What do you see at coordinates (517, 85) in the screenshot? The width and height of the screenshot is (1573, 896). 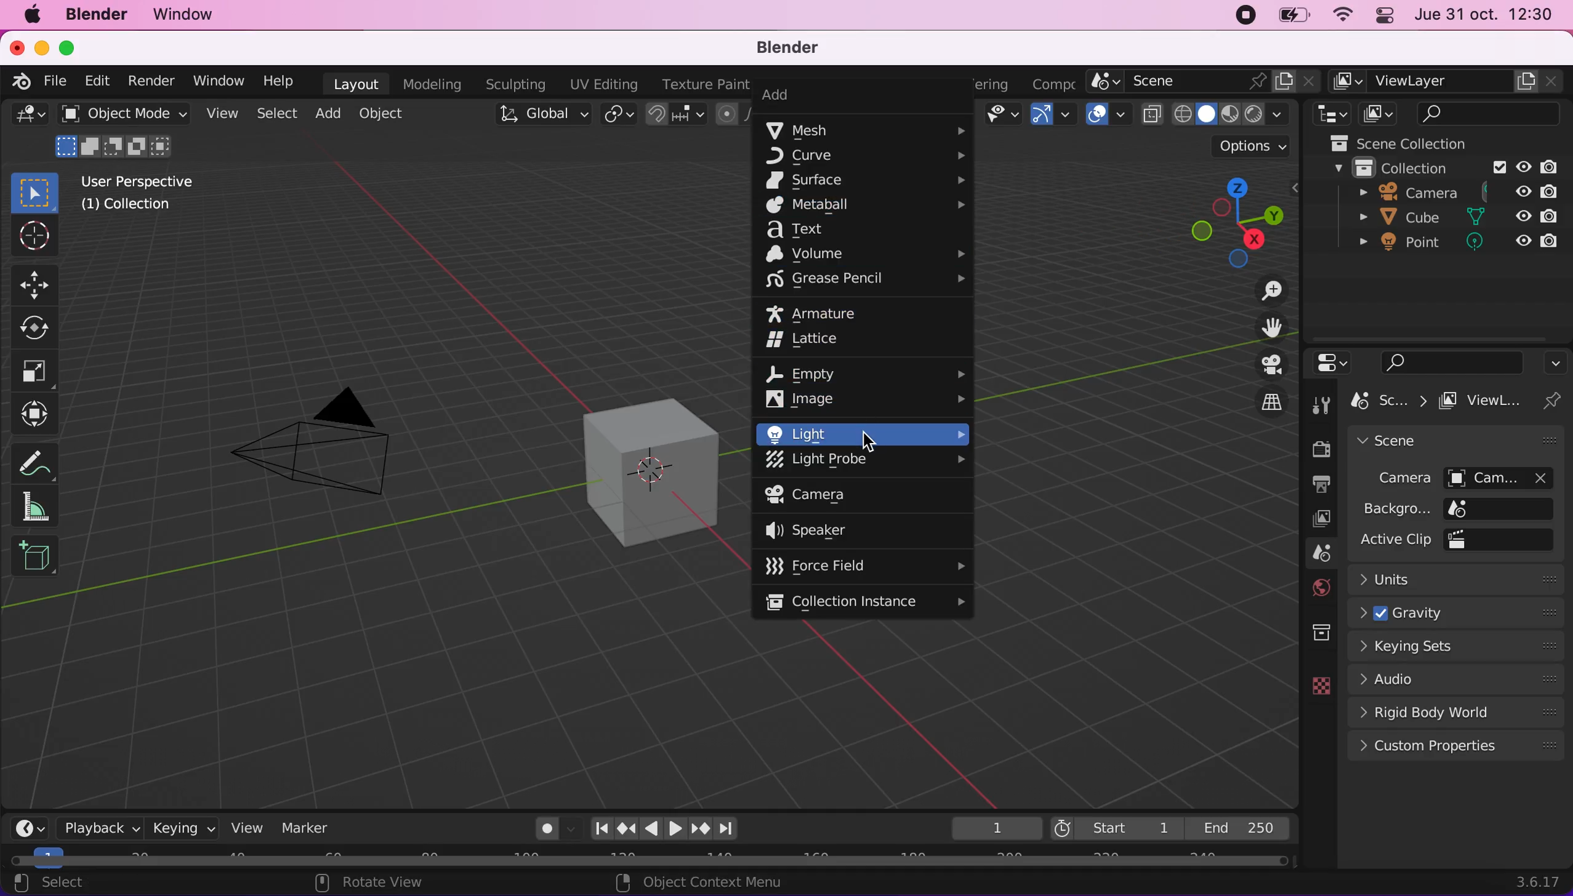 I see `sculpting` at bounding box center [517, 85].